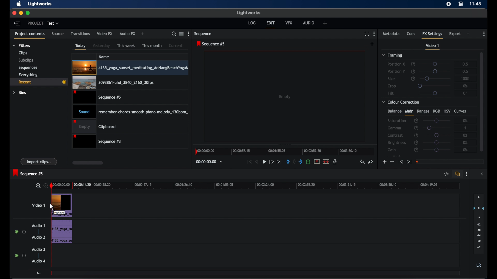  What do you see at coordinates (283, 151) in the screenshot?
I see `timeline` at bounding box center [283, 151].